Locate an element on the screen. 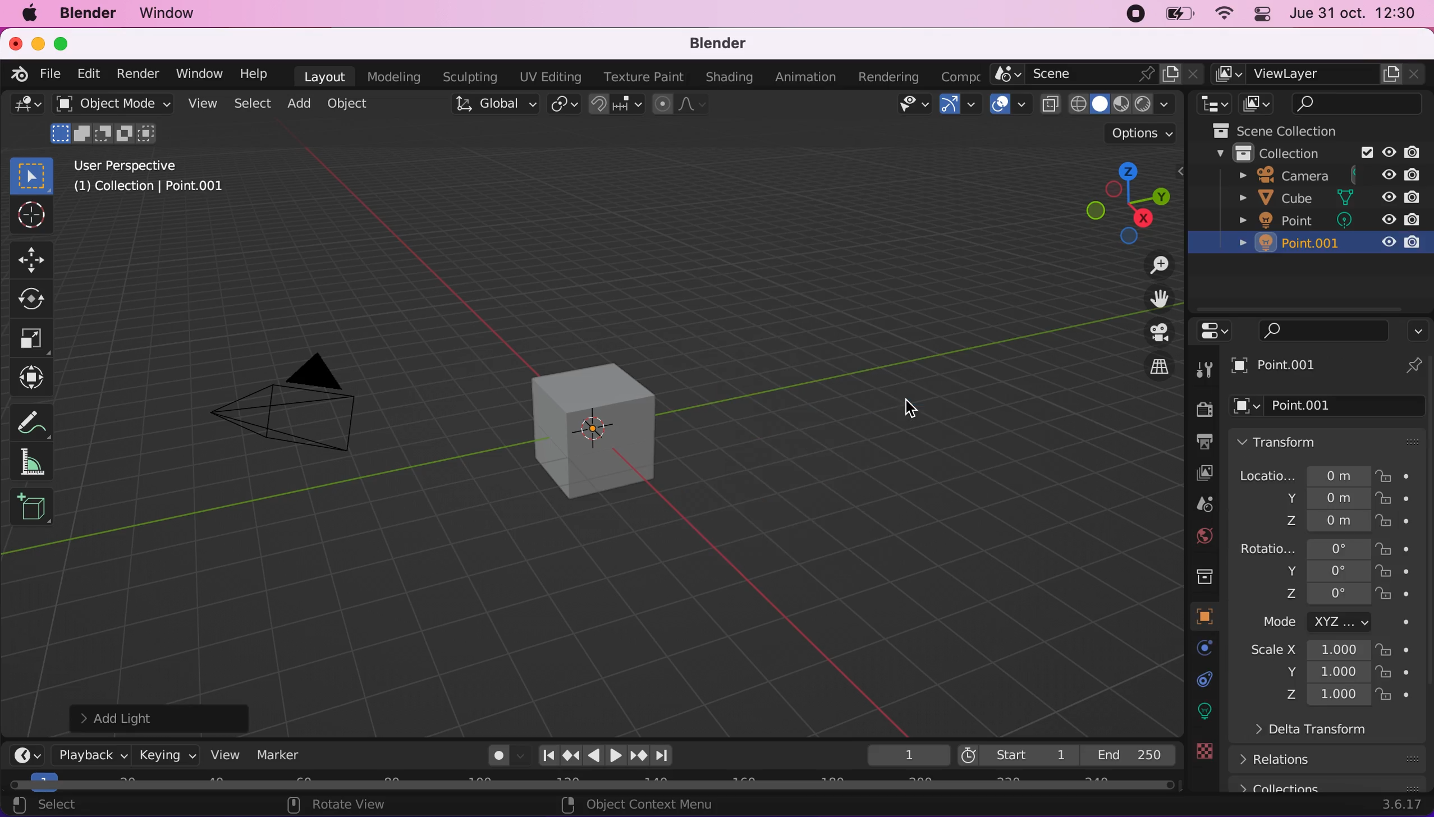 Image resolution: width=1434 pixels, height=817 pixels. edit is located at coordinates (90, 76).